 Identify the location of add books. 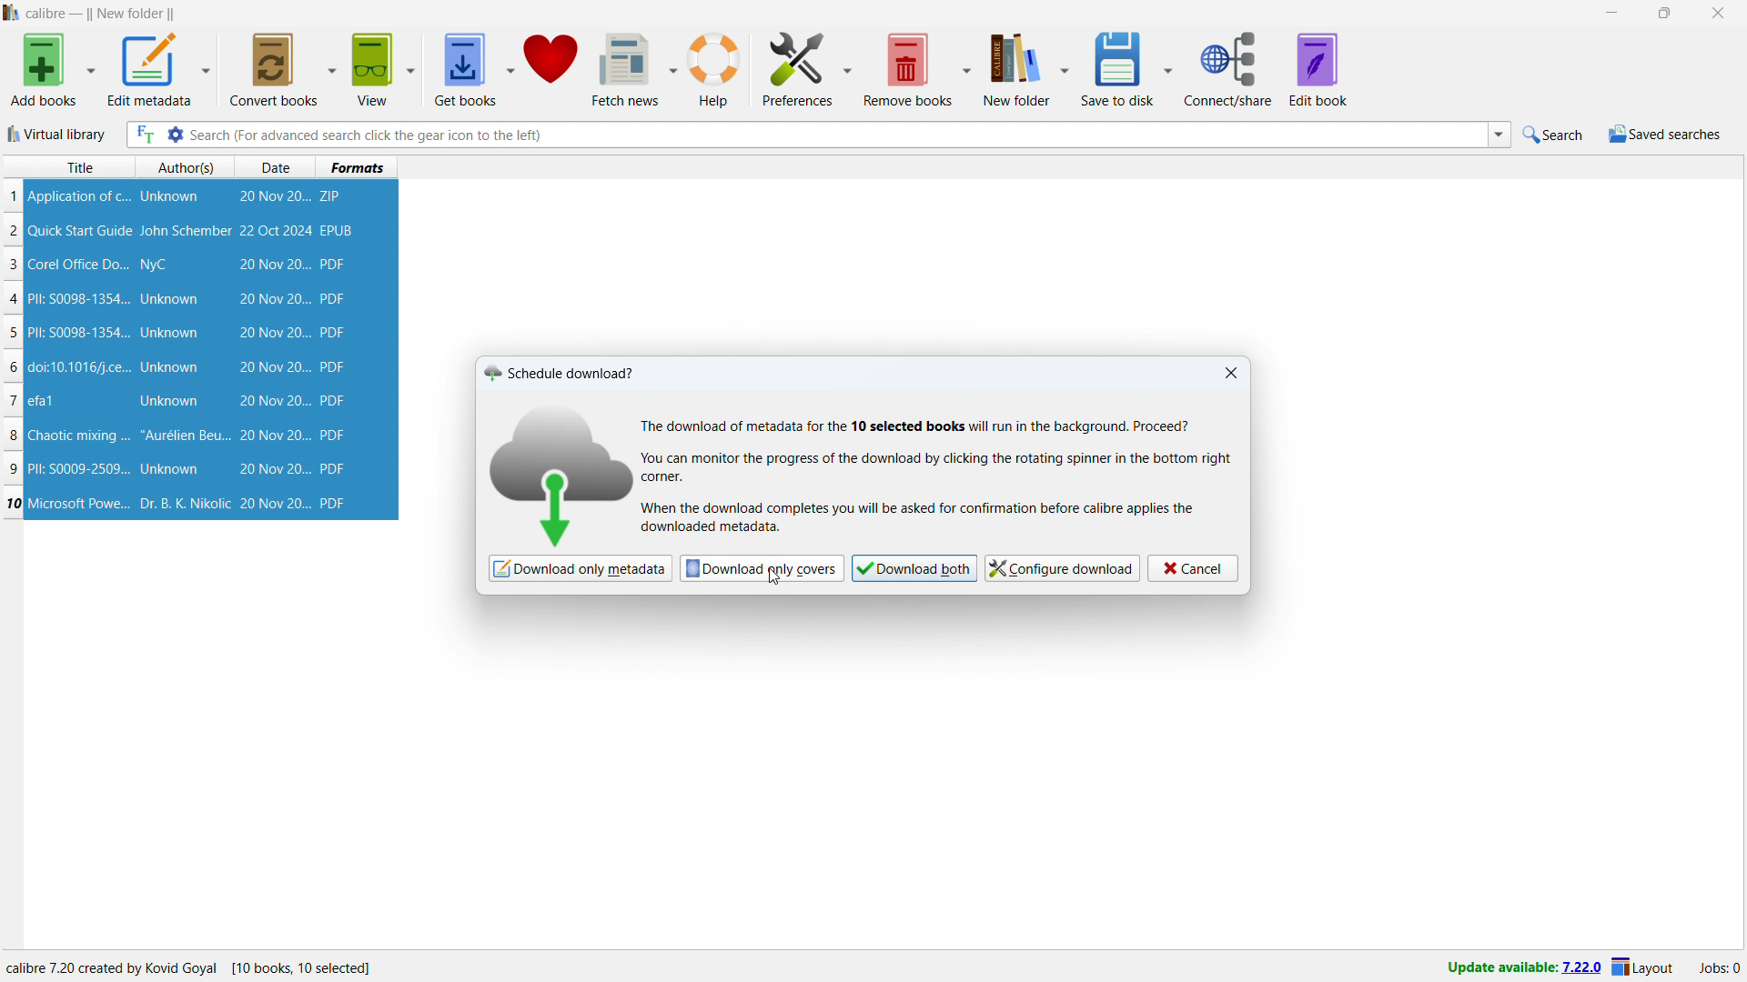
(43, 69).